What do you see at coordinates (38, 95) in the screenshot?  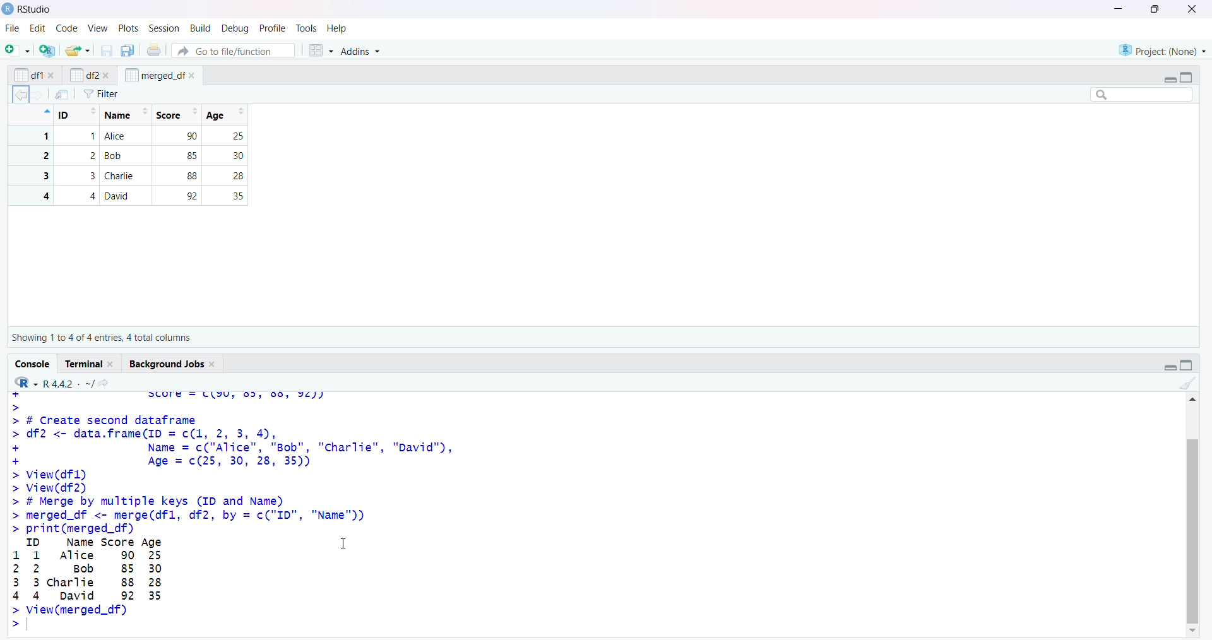 I see `forward` at bounding box center [38, 95].